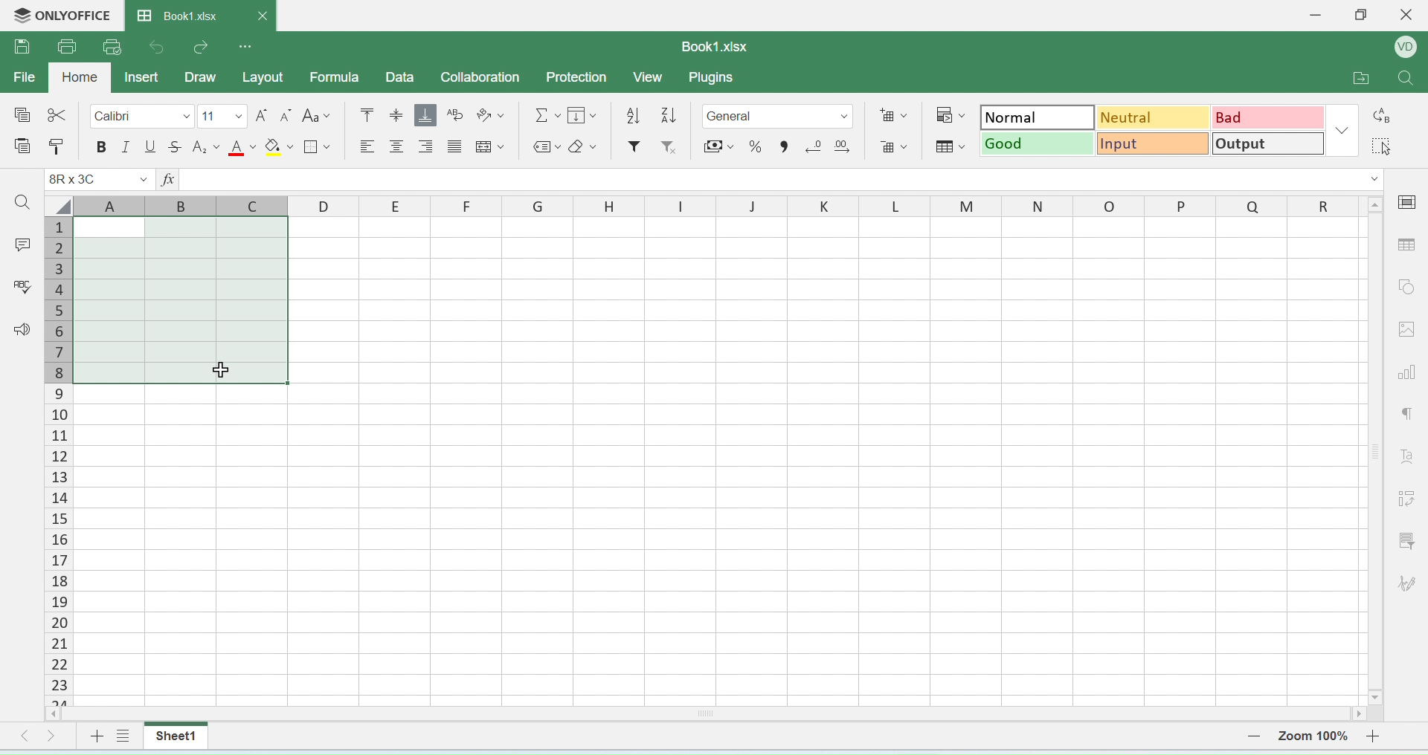 Image resolution: width=1428 pixels, height=755 pixels. What do you see at coordinates (56, 113) in the screenshot?
I see `cut` at bounding box center [56, 113].